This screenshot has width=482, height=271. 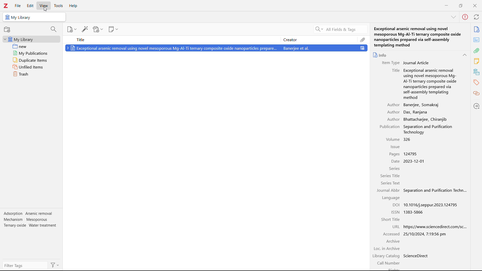 I want to click on Title, so click(x=395, y=71).